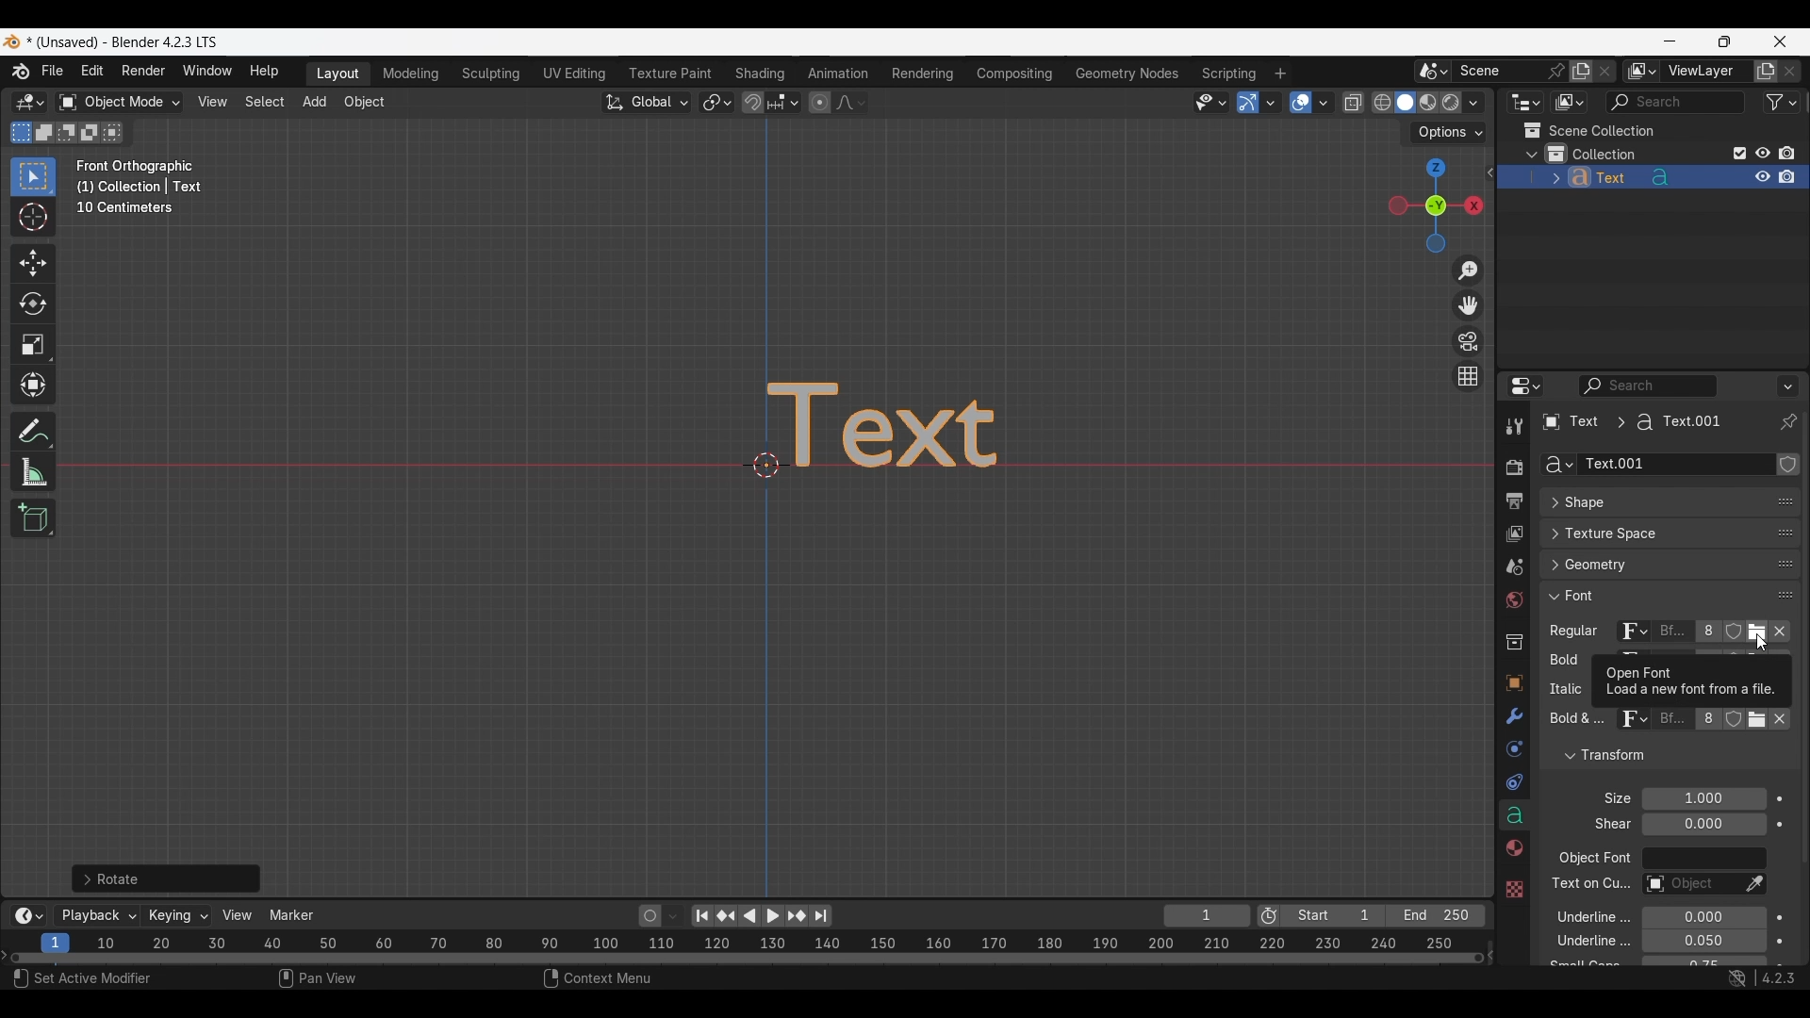  Describe the element at coordinates (1489, 172) in the screenshot. I see `Click to see more edit options` at that location.